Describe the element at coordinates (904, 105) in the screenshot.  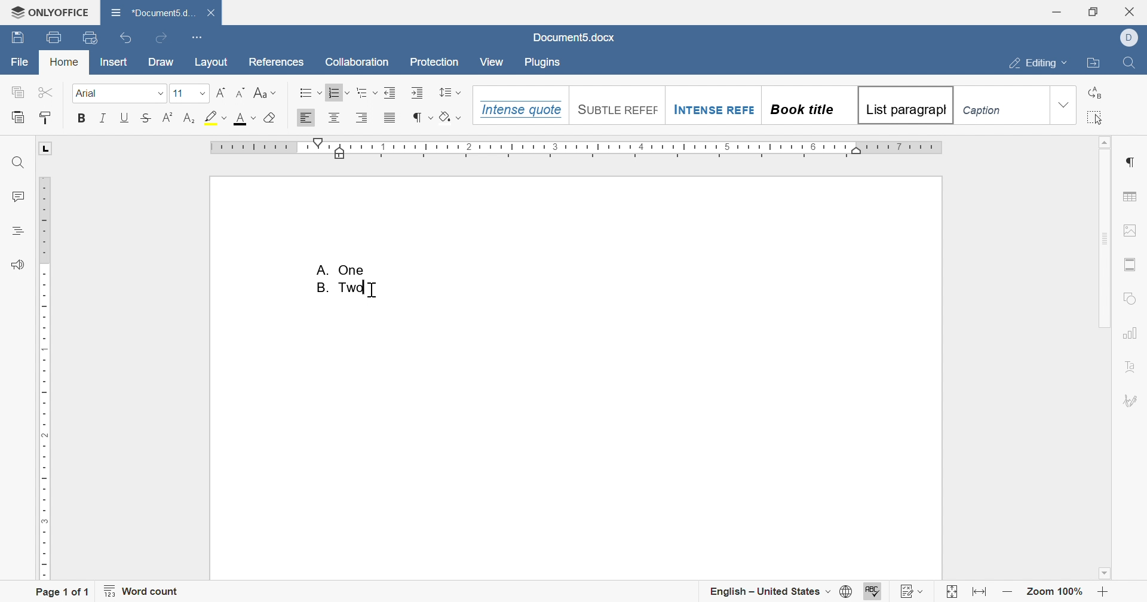
I see `List paragrapgh` at that location.